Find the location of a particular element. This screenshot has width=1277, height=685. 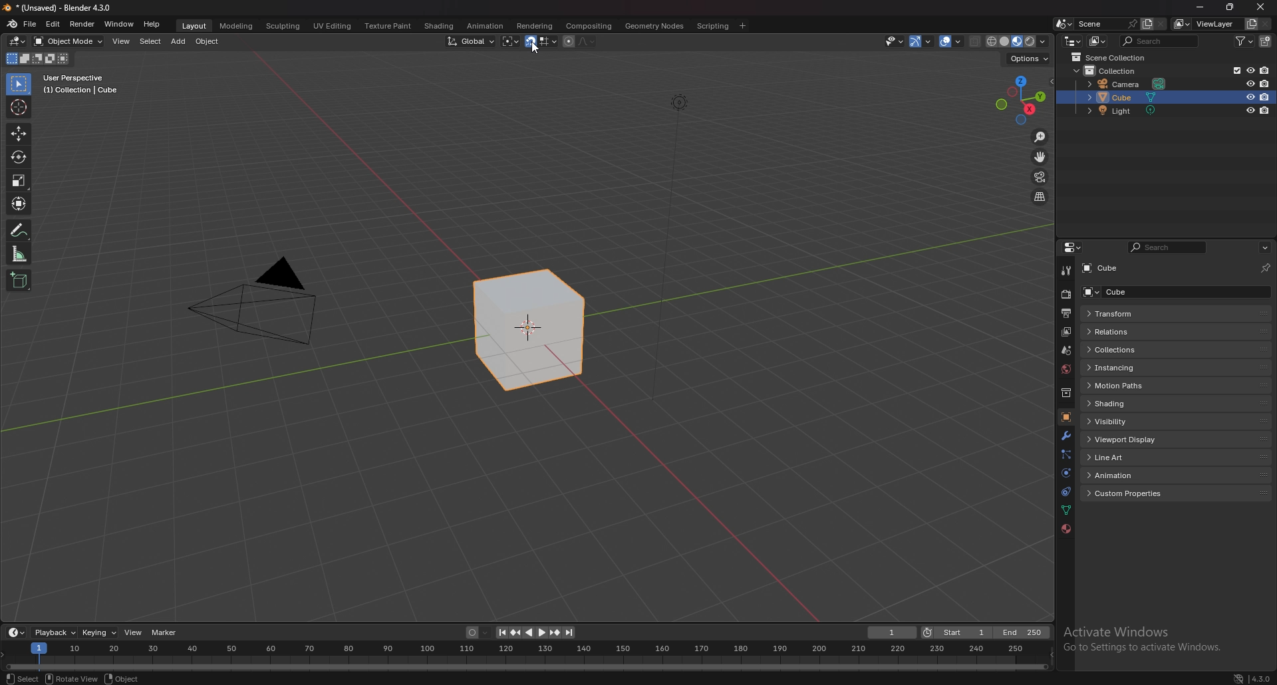

remove view layer is located at coordinates (1266, 24).